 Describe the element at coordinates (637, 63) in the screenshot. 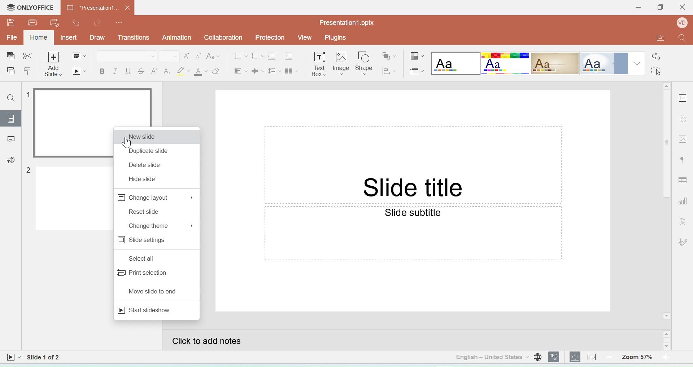

I see `Drop down` at that location.